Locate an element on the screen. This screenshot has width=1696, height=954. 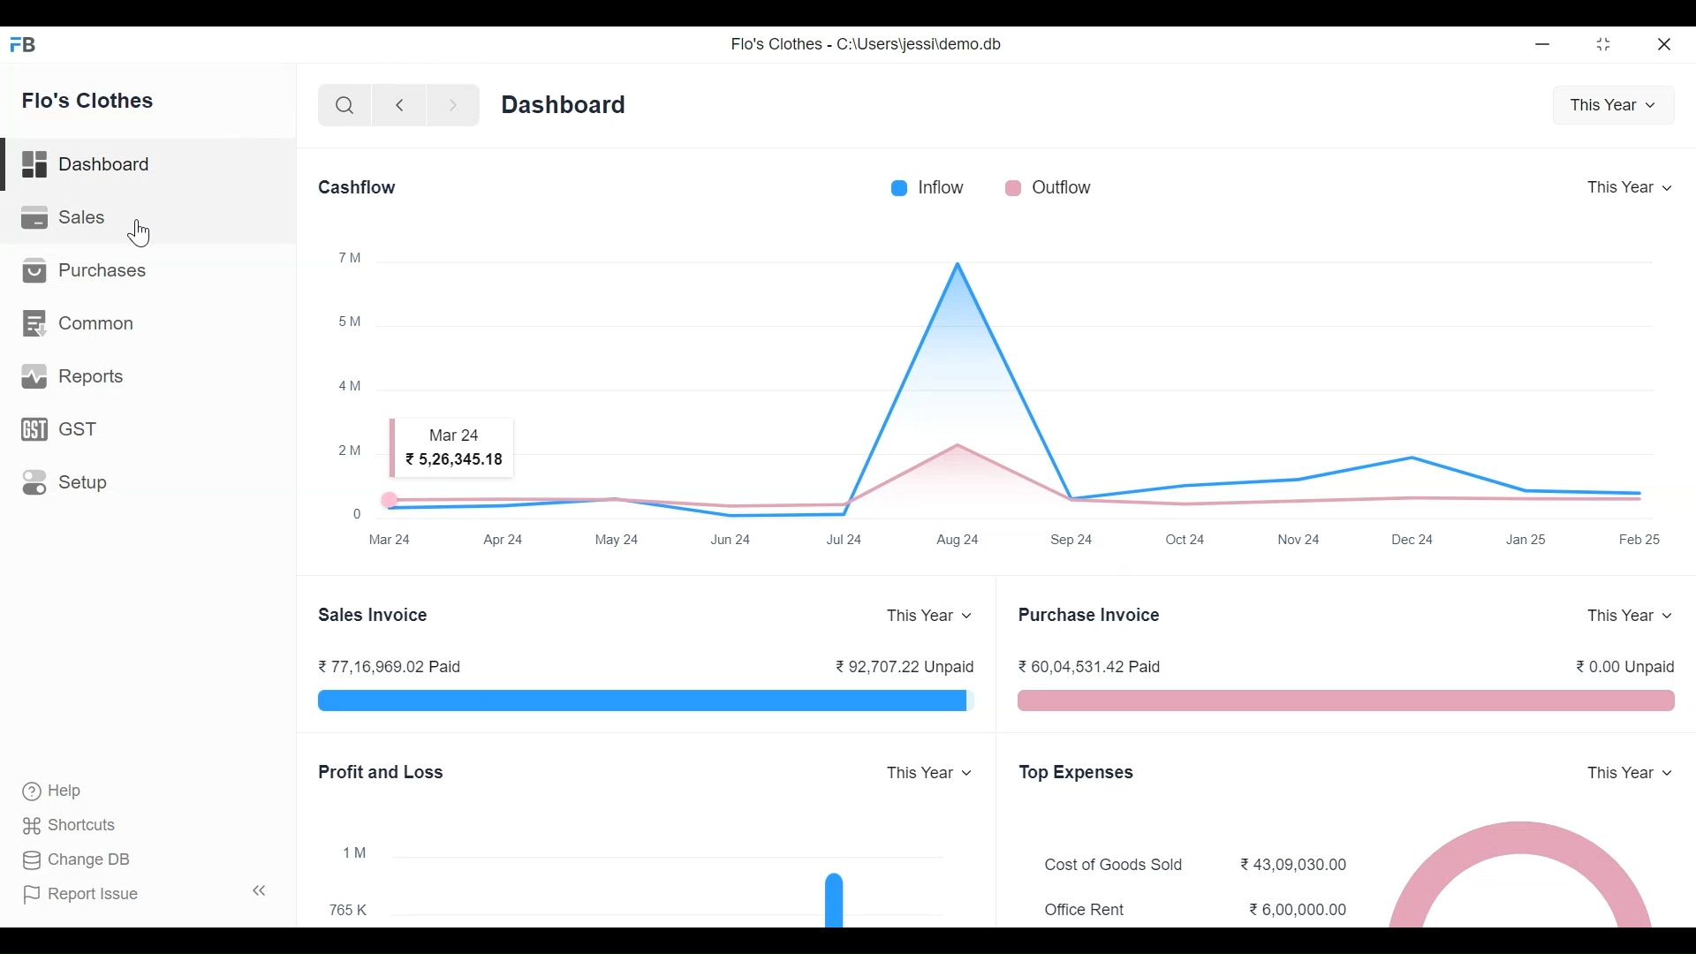
Purchases is located at coordinates (91, 272).